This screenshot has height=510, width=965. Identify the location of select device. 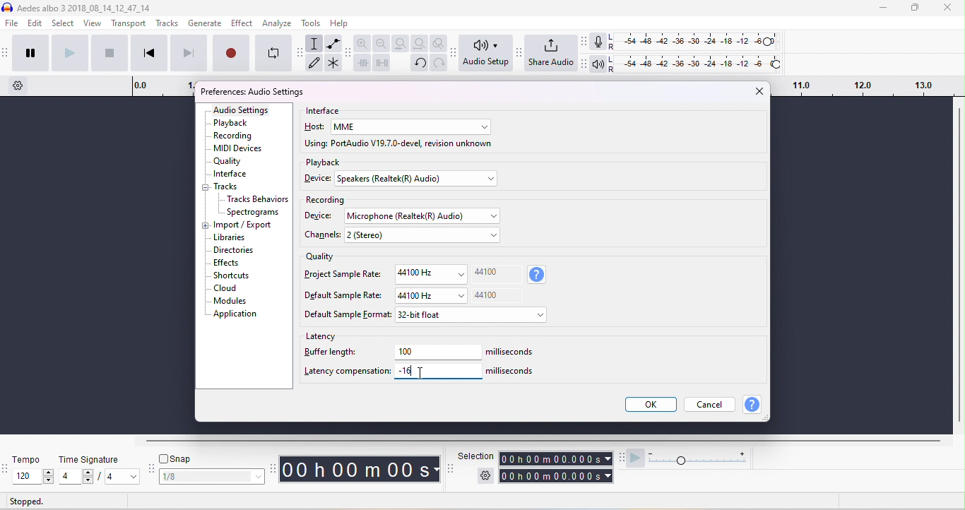
(417, 179).